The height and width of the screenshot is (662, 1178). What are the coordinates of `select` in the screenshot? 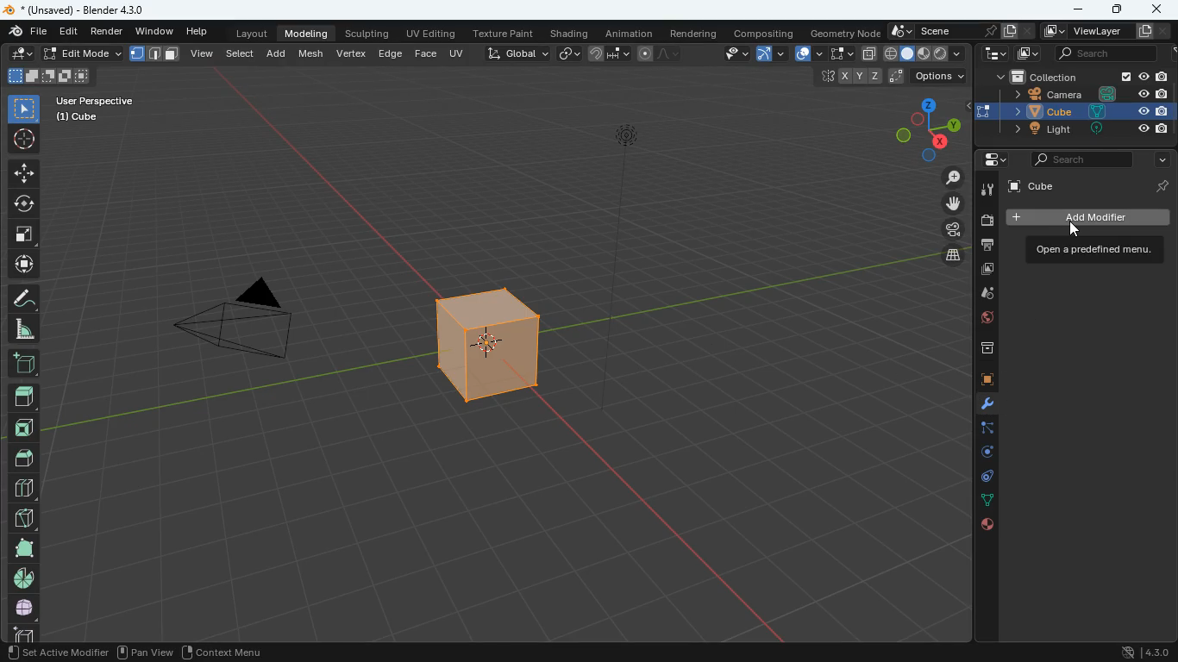 It's located at (24, 107).